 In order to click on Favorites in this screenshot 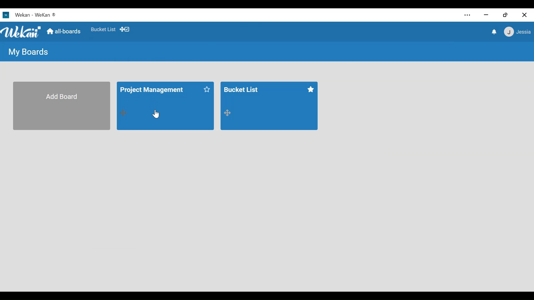, I will do `click(104, 29)`.